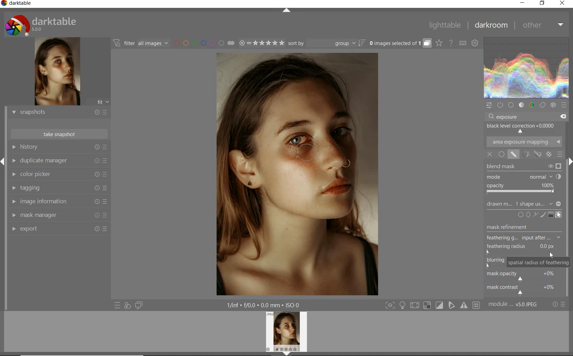  What do you see at coordinates (524, 247) in the screenshot?
I see `FEATHERING RADIUS` at bounding box center [524, 247].